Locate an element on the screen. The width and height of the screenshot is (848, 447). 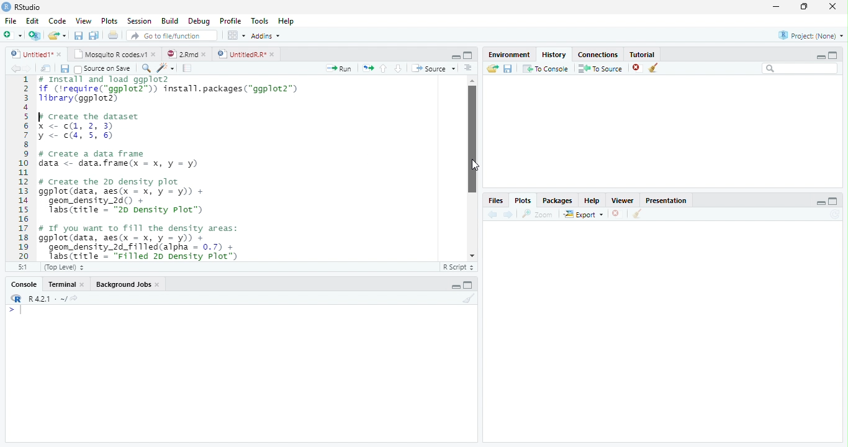
Create a project is located at coordinates (34, 35).